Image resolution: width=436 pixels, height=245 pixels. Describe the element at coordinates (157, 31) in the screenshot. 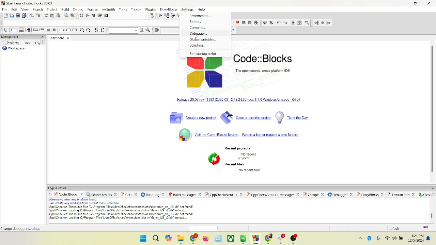

I see `clear` at that location.